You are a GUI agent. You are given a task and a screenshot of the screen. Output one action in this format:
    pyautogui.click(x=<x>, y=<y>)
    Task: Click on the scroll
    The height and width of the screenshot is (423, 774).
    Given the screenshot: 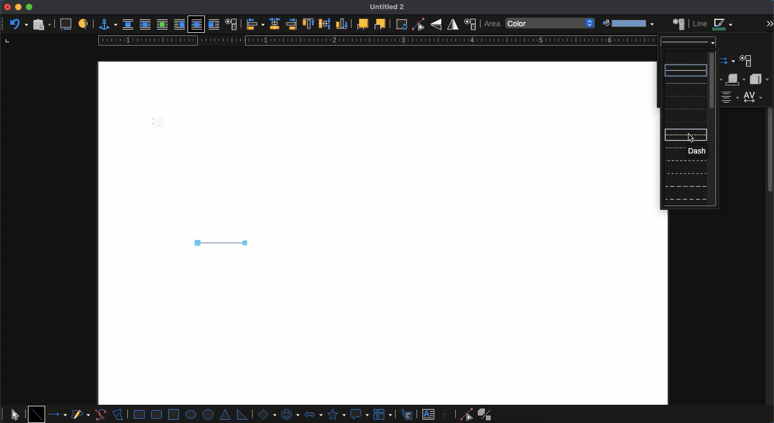 What is the action you would take?
    pyautogui.click(x=770, y=233)
    